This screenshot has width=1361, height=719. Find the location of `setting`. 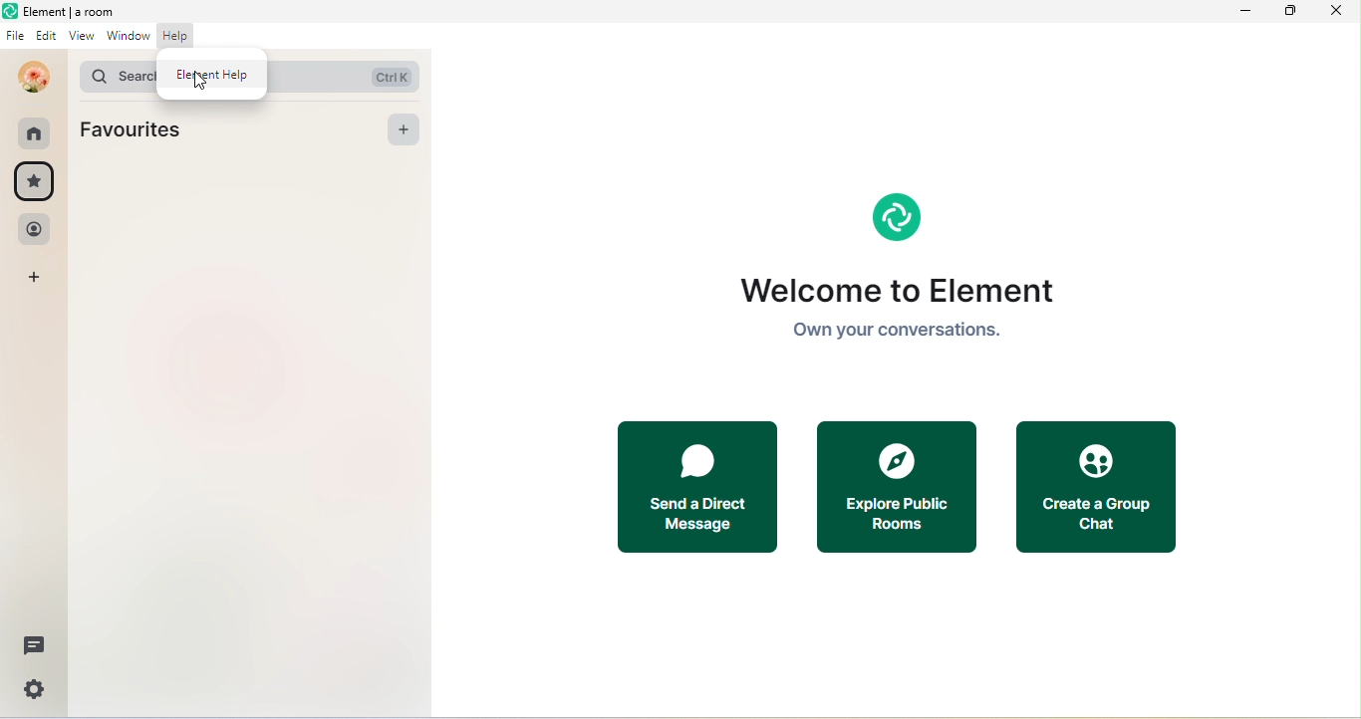

setting is located at coordinates (34, 691).